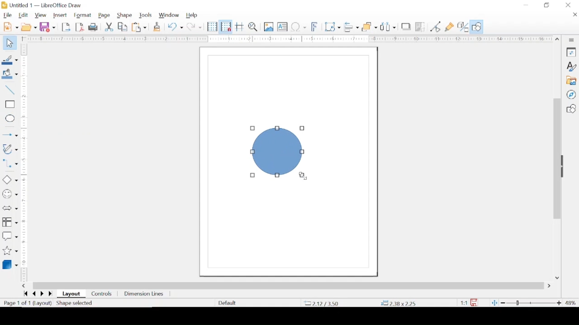  I want to click on insert image, so click(269, 27).